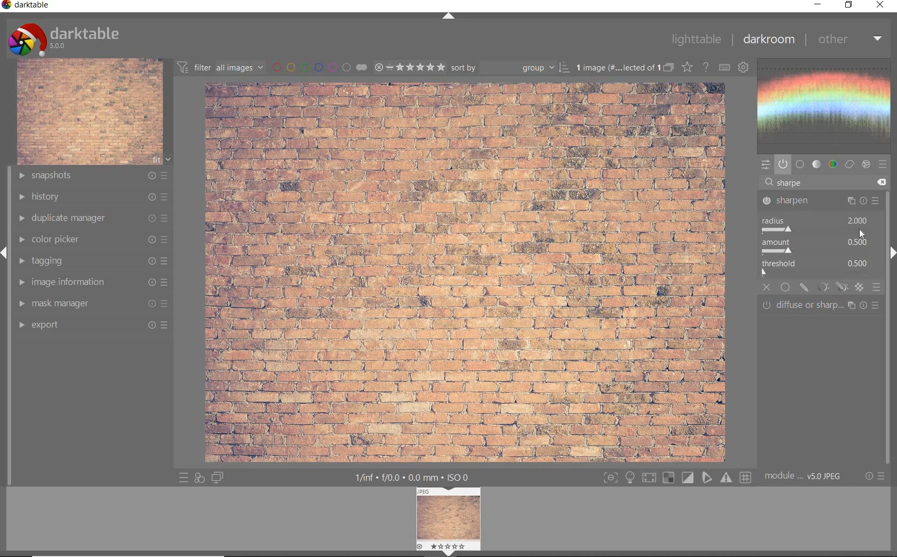  Describe the element at coordinates (816, 4) in the screenshot. I see `minimize` at that location.